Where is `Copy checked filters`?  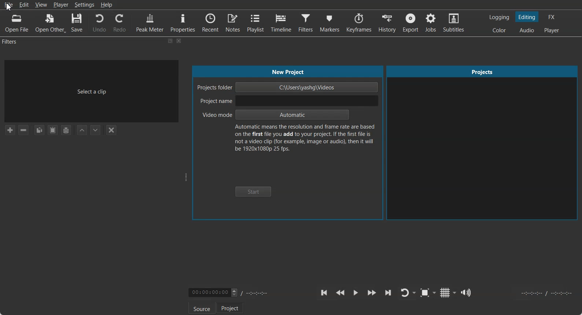 Copy checked filters is located at coordinates (39, 130).